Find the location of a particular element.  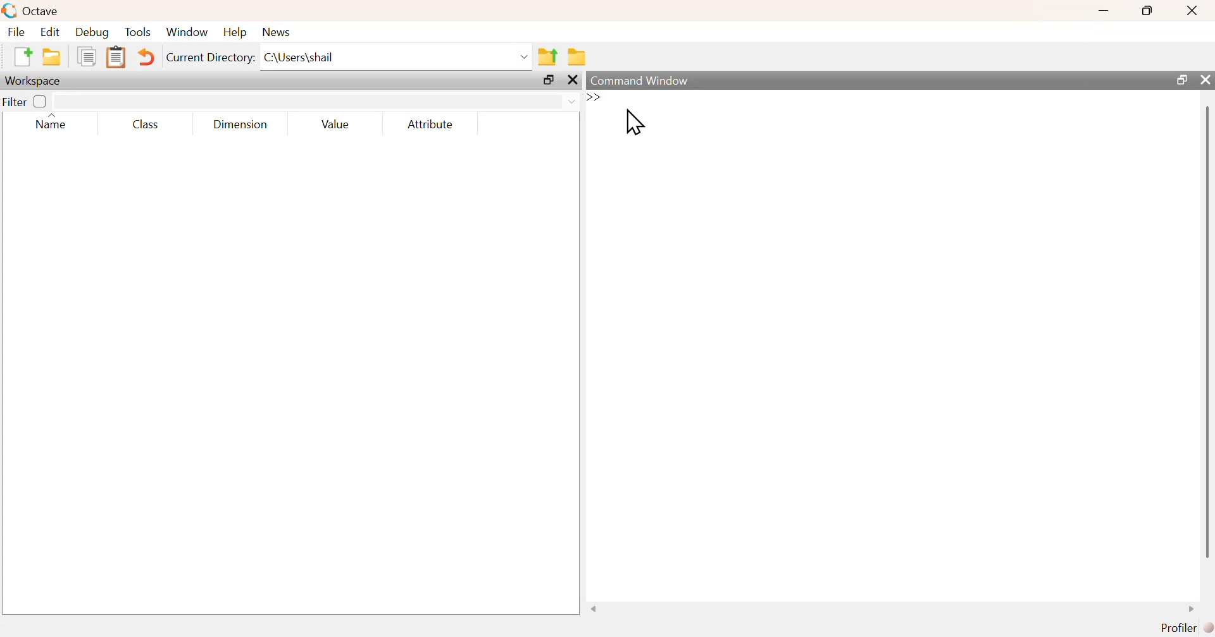

New File is located at coordinates (22, 57).